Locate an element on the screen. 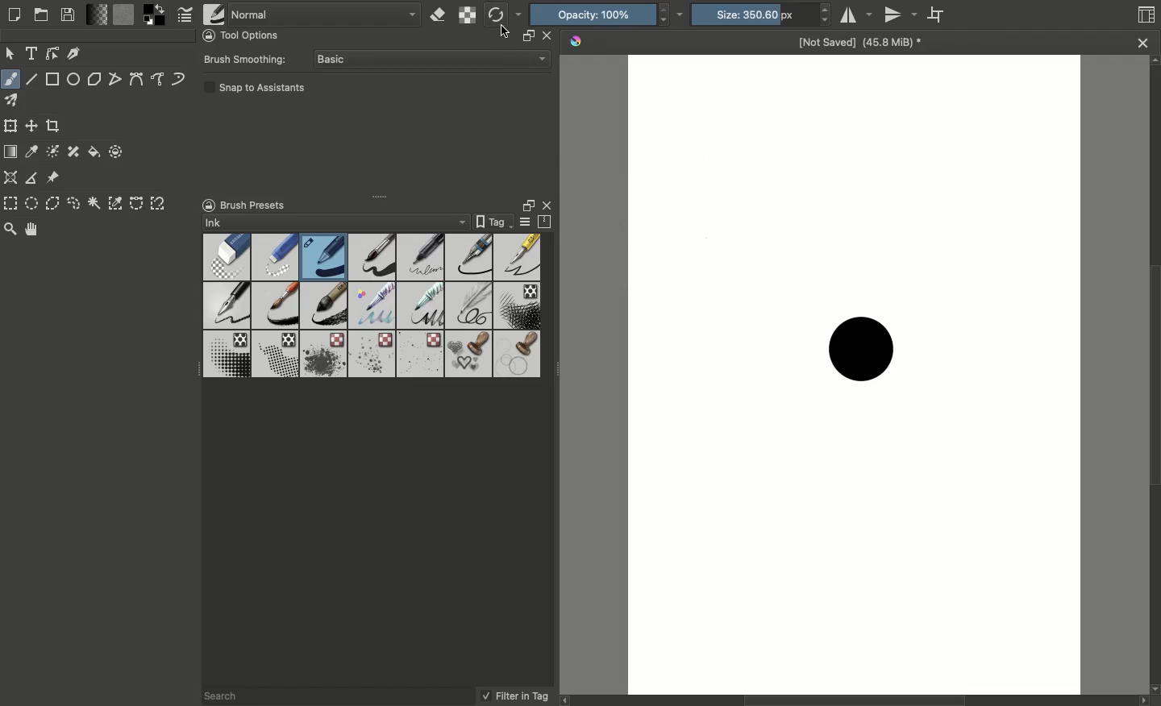 The image size is (1161, 706). Scroll is located at coordinates (1154, 375).